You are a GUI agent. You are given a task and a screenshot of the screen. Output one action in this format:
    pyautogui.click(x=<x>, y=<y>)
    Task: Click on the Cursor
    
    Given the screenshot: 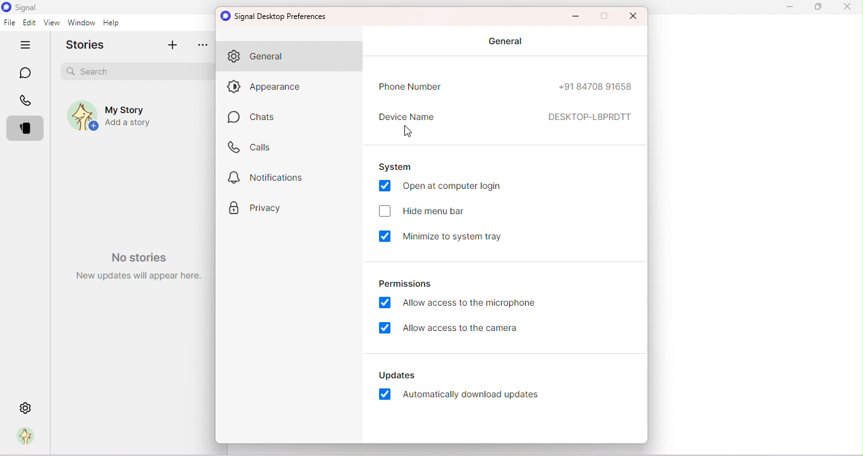 What is the action you would take?
    pyautogui.click(x=411, y=133)
    